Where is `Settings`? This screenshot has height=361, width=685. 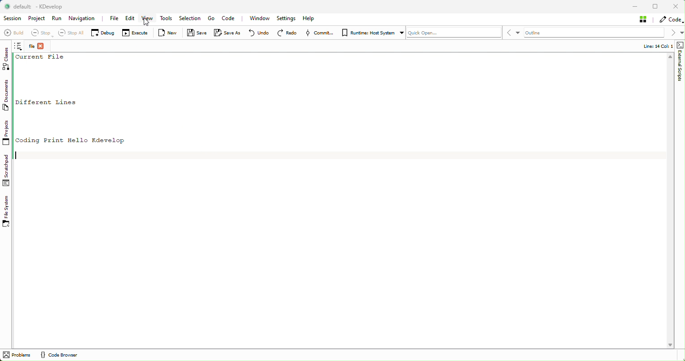
Settings is located at coordinates (287, 19).